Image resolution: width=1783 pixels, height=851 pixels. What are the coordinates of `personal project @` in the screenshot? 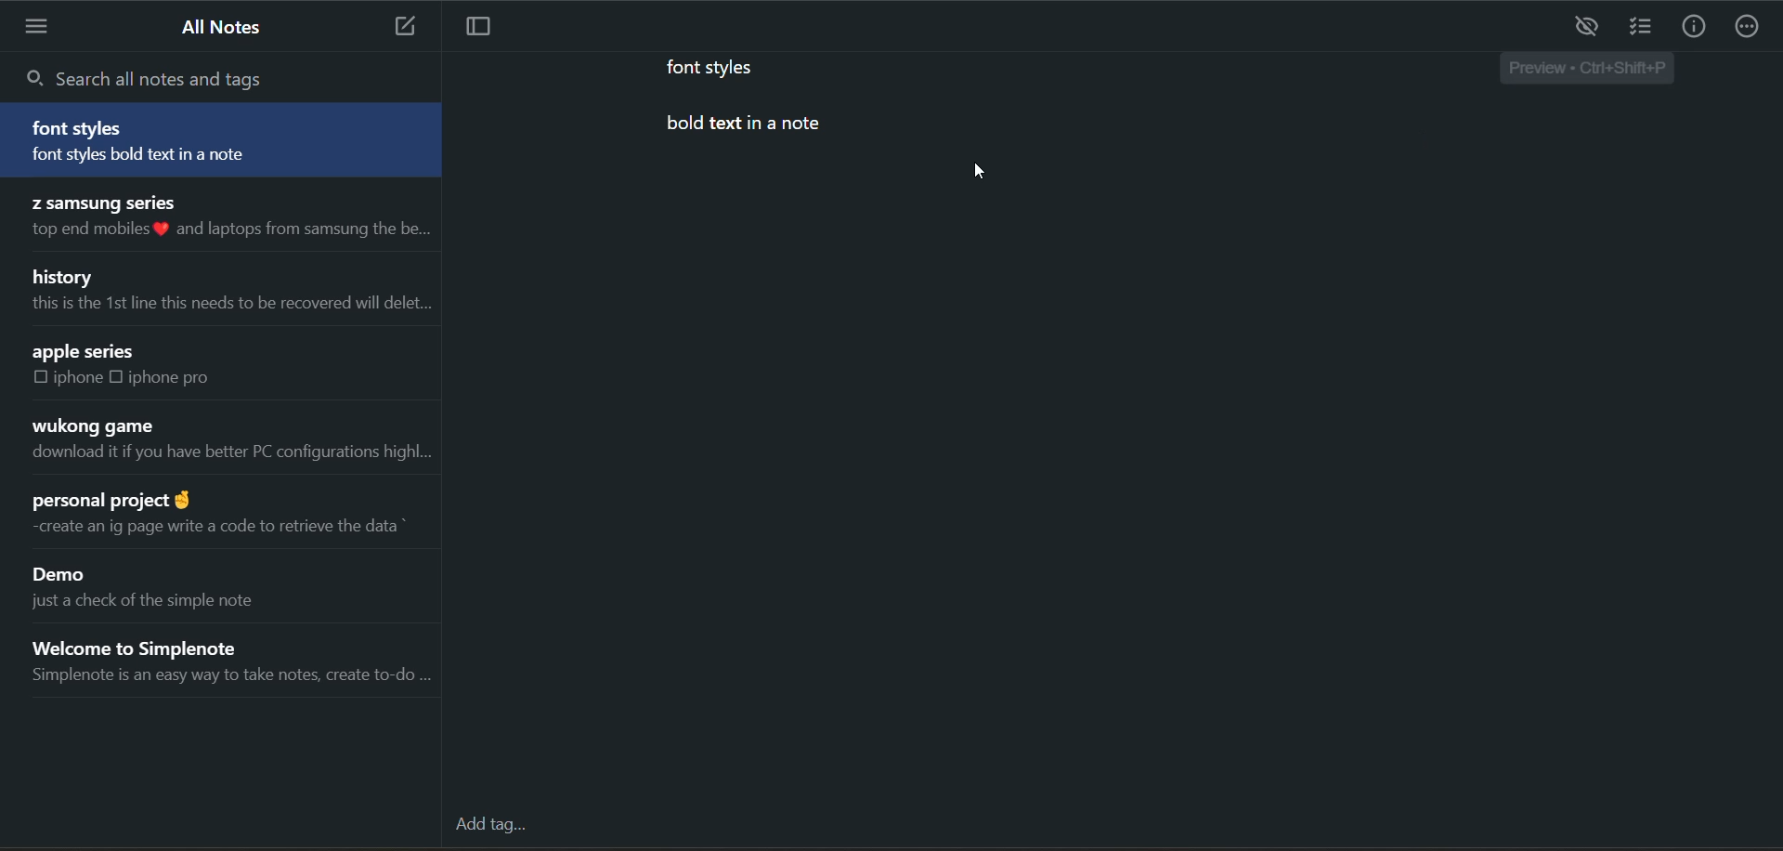 It's located at (109, 495).